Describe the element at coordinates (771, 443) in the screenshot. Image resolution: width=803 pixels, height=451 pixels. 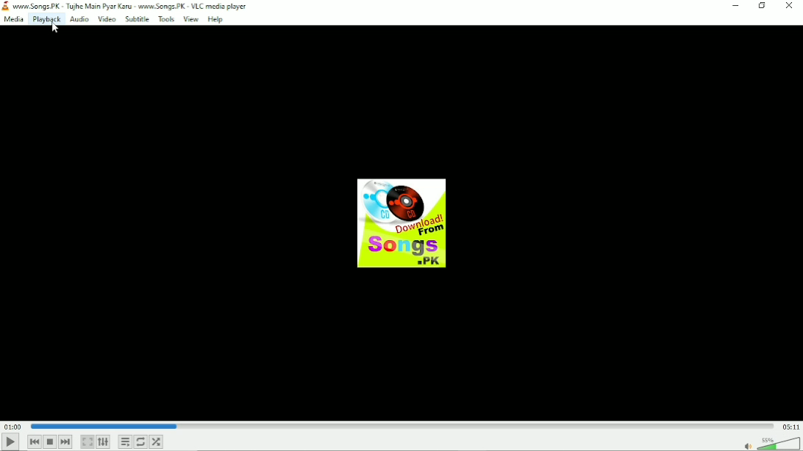
I see `Volume` at that location.